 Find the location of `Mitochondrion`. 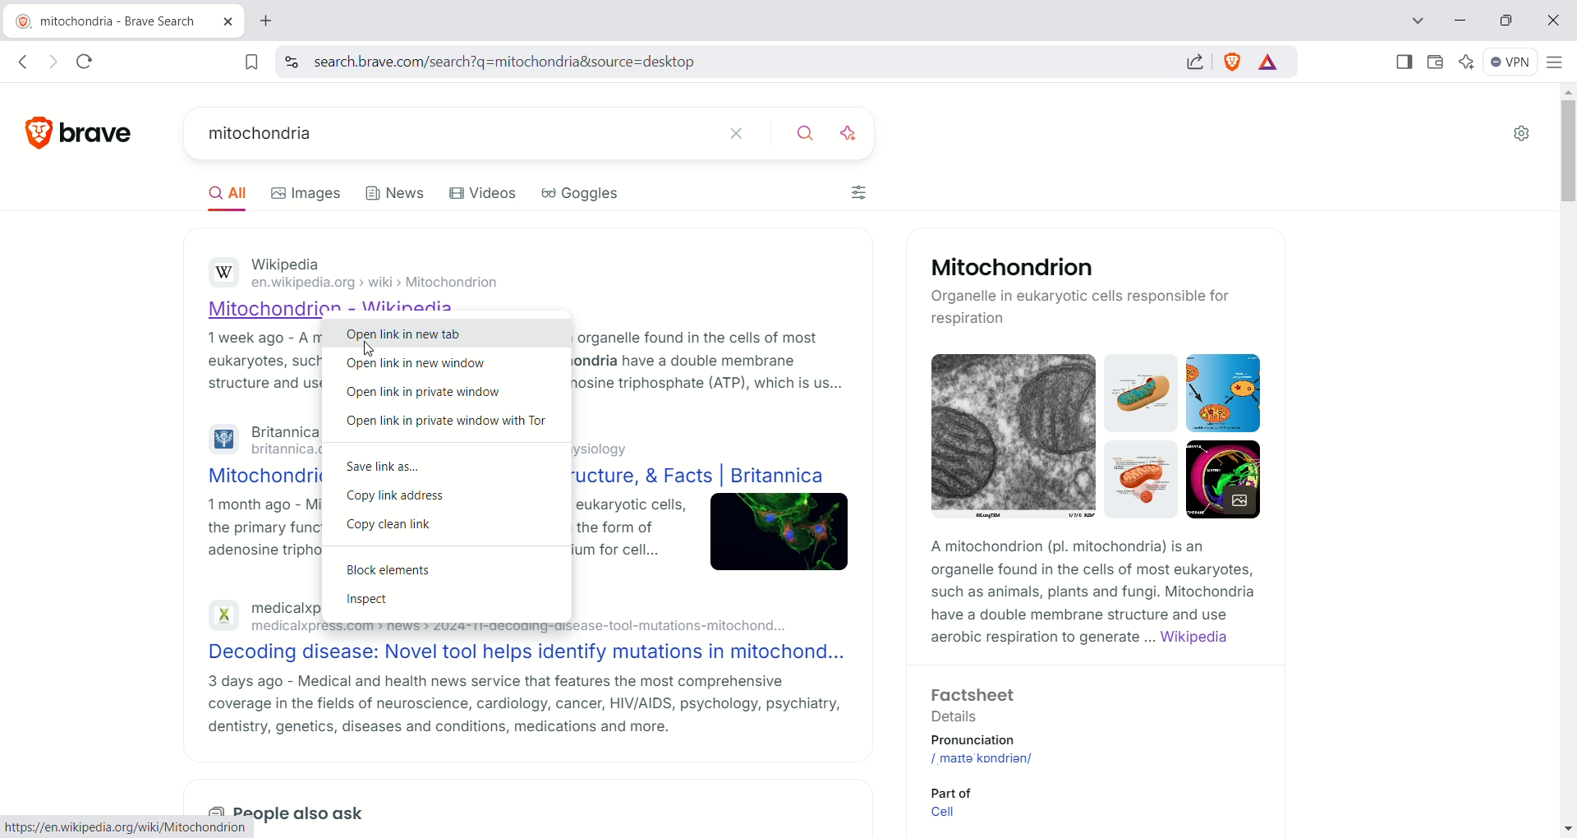

Mitochondrion is located at coordinates (1020, 265).